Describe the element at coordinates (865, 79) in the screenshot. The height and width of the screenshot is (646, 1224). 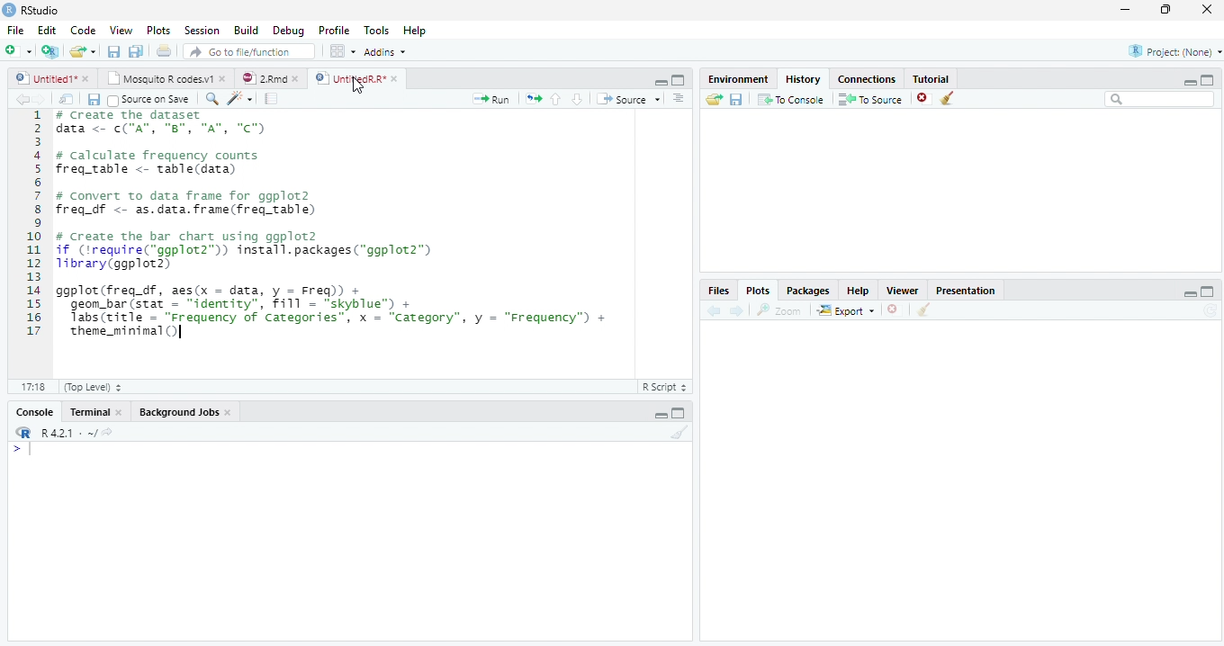
I see `Connections` at that location.